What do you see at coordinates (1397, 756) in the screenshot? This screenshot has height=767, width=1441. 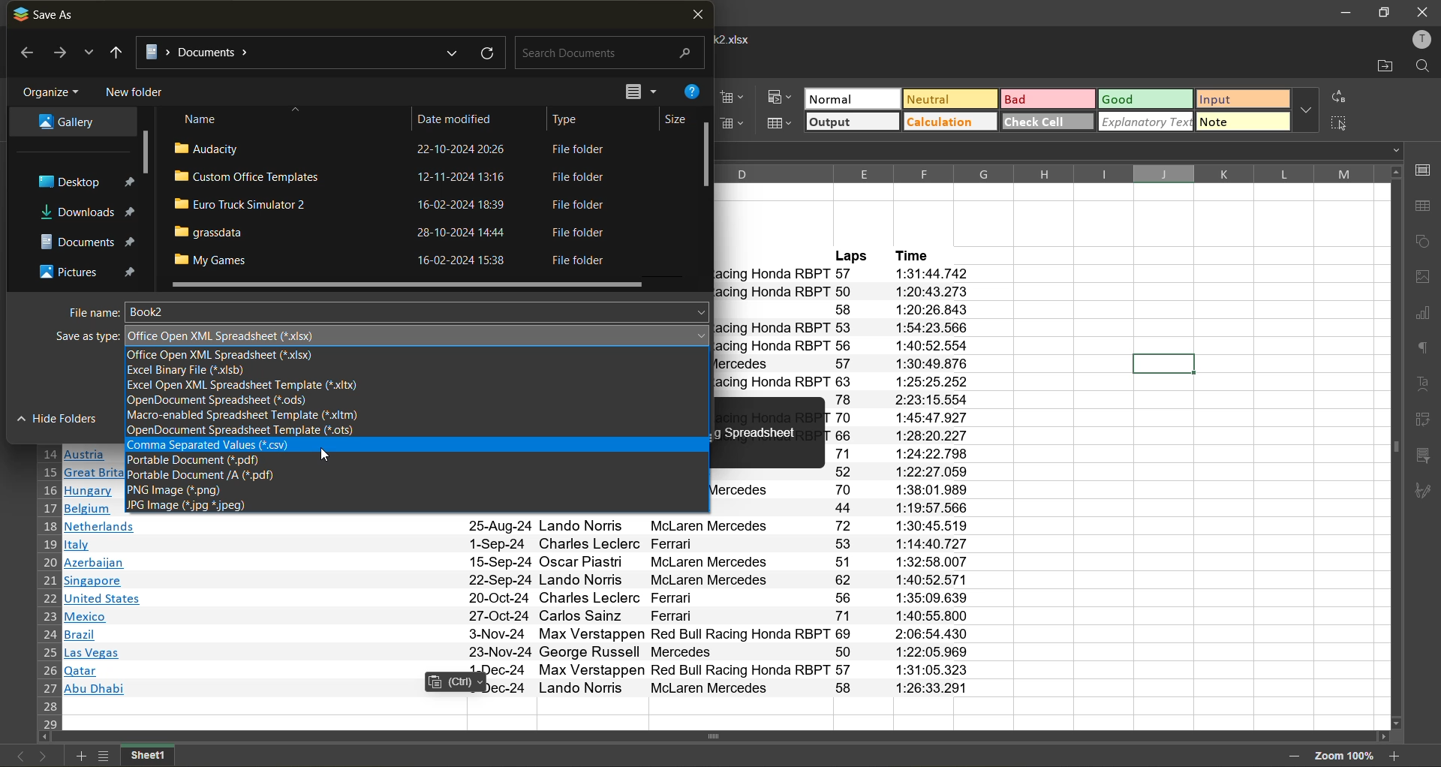 I see `zoom in` at bounding box center [1397, 756].